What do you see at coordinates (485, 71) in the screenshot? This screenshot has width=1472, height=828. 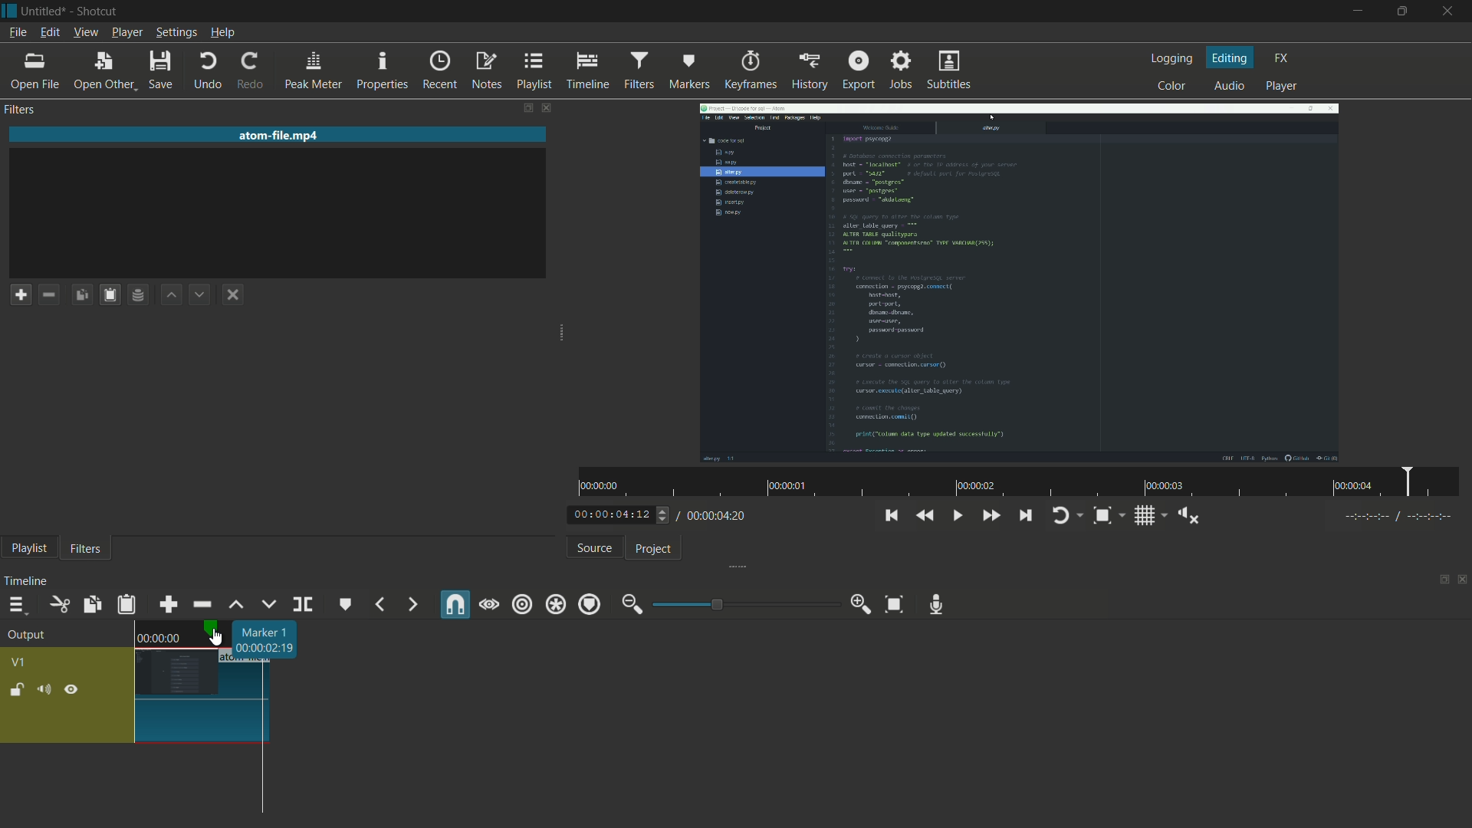 I see `notes` at bounding box center [485, 71].